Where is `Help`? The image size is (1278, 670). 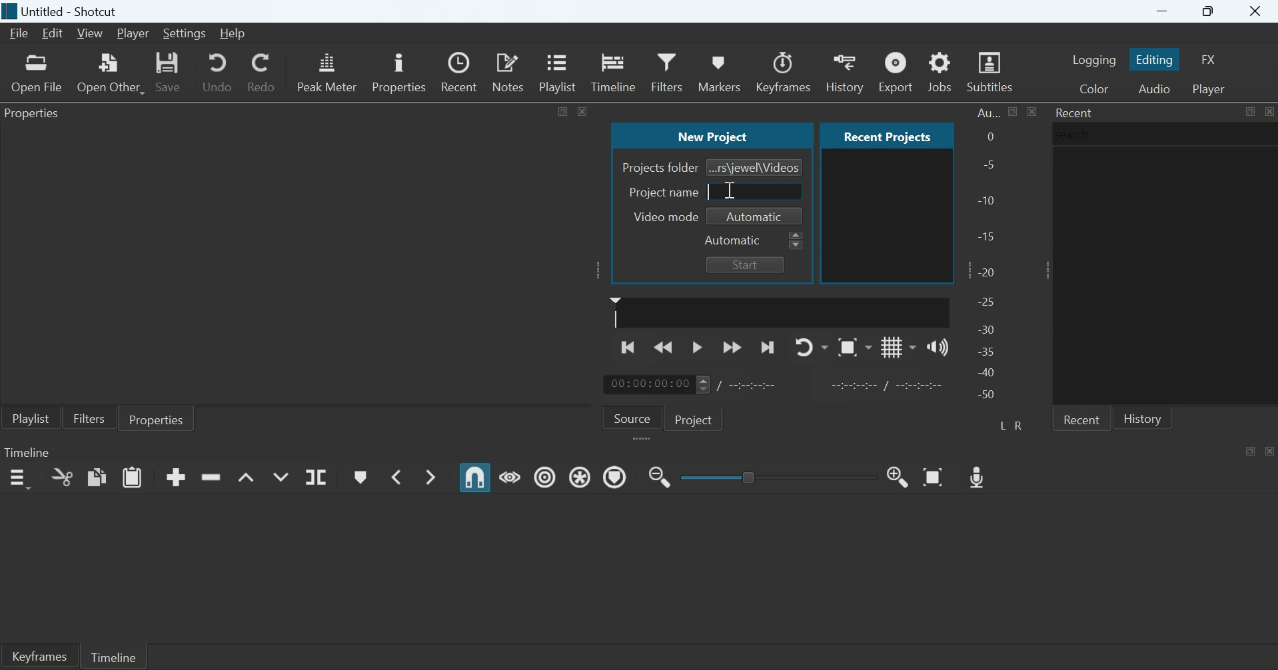 Help is located at coordinates (232, 33).